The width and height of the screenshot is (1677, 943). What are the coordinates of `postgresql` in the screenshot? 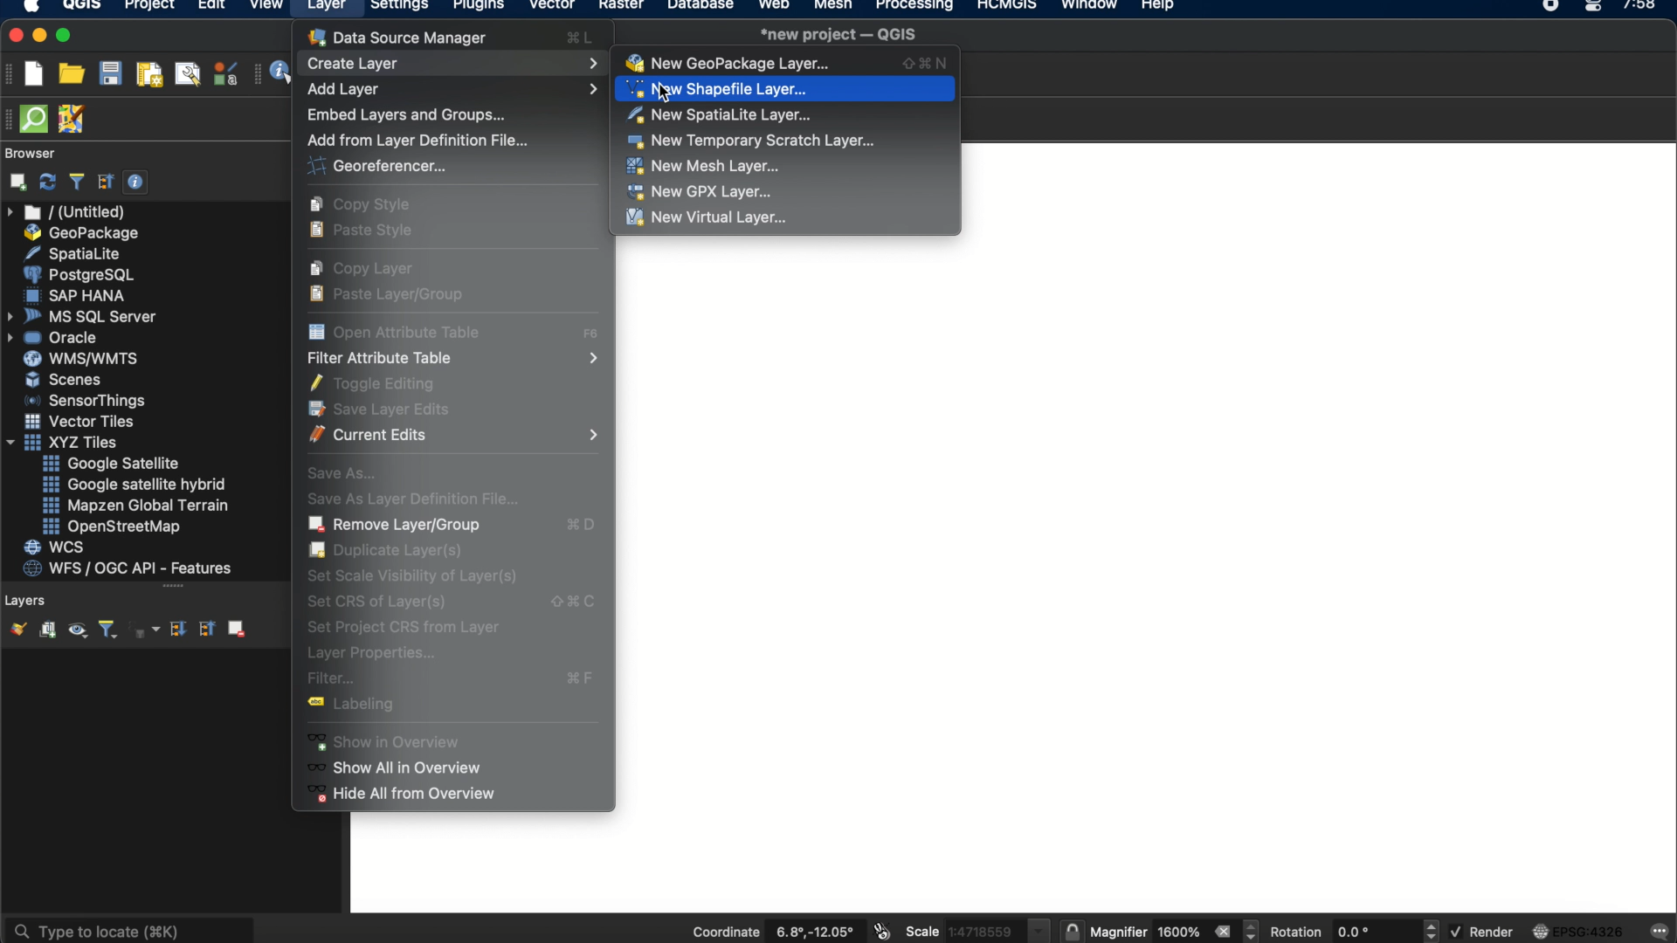 It's located at (79, 275).